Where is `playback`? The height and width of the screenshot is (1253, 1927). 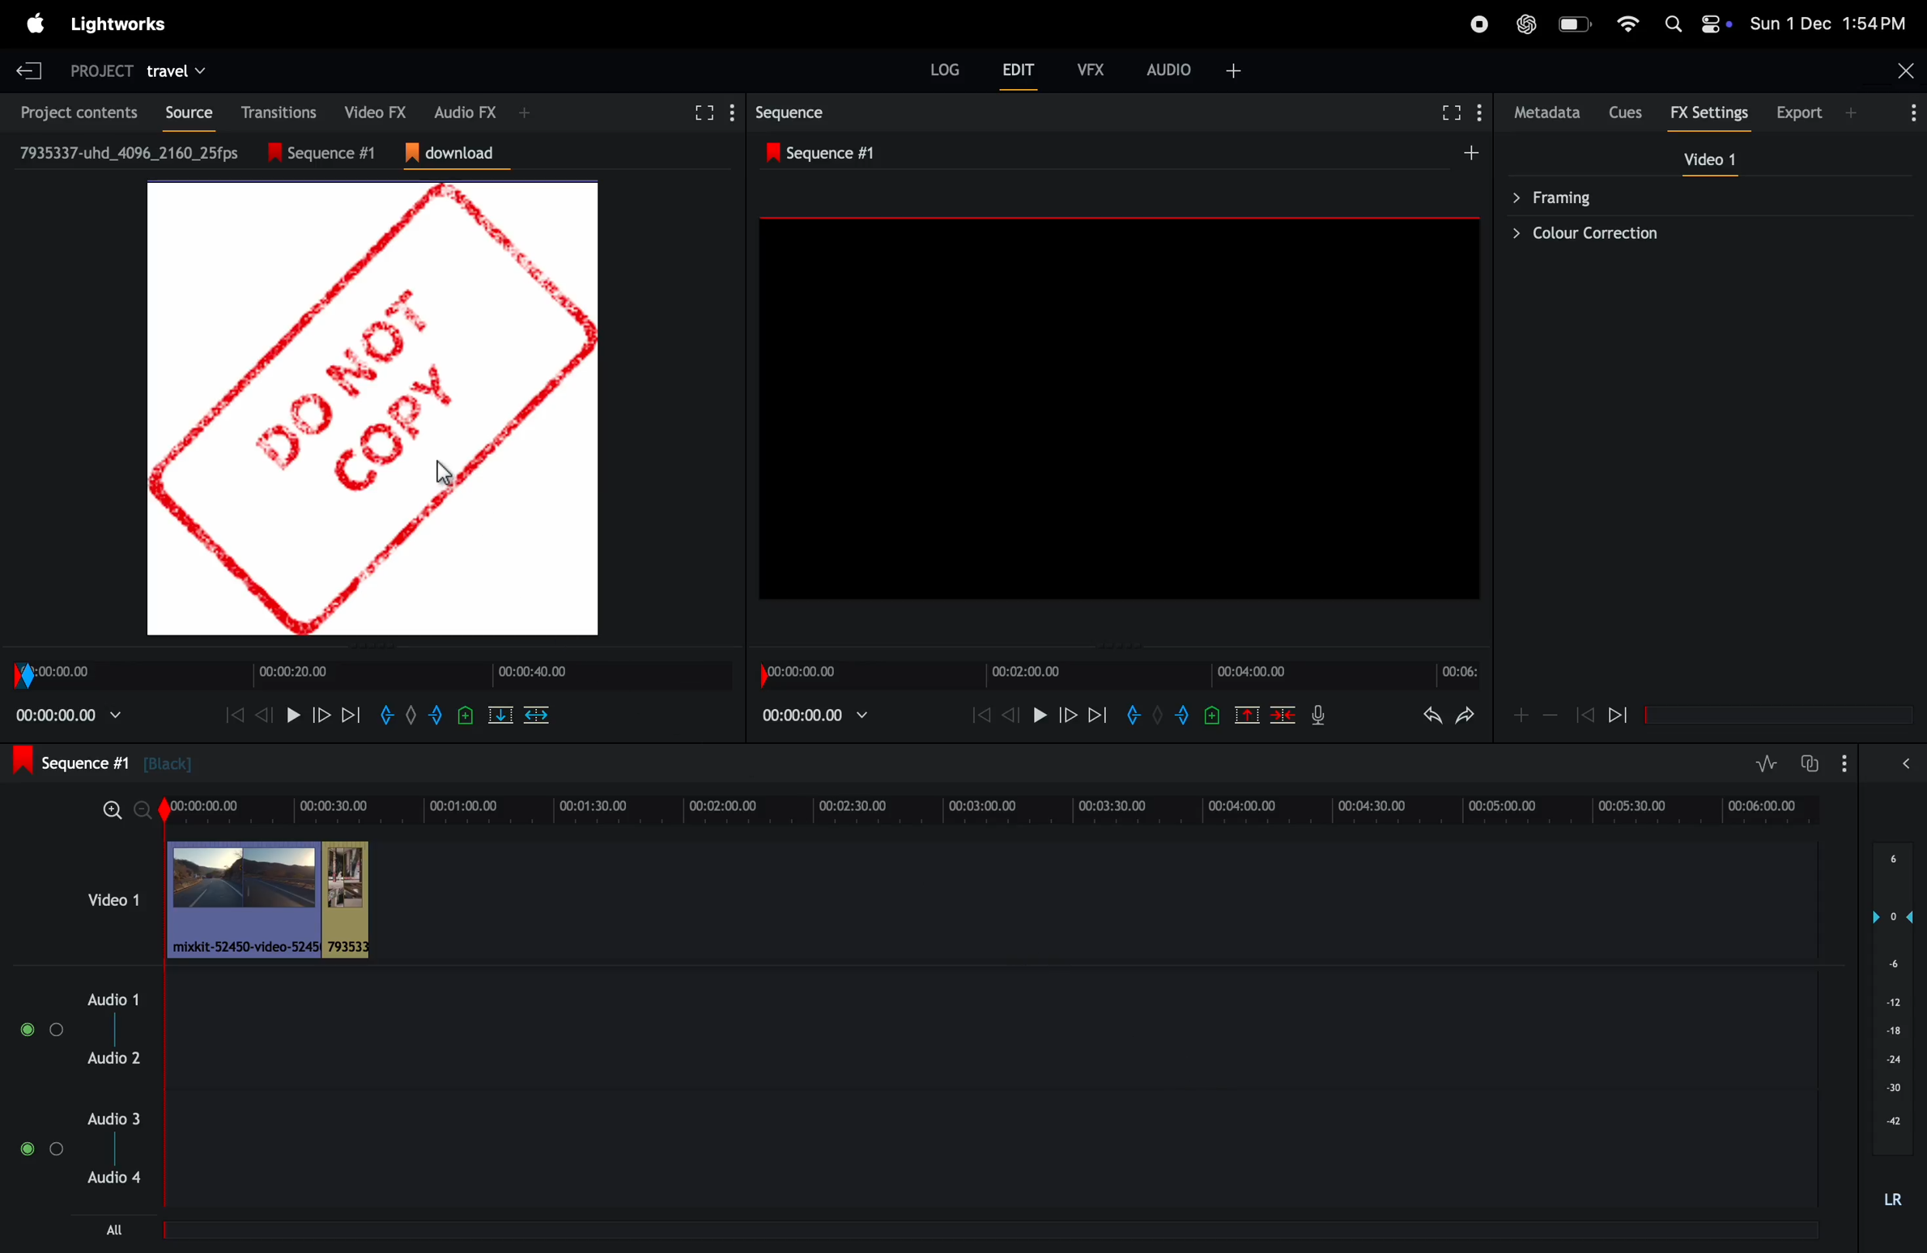 playback is located at coordinates (69, 715).